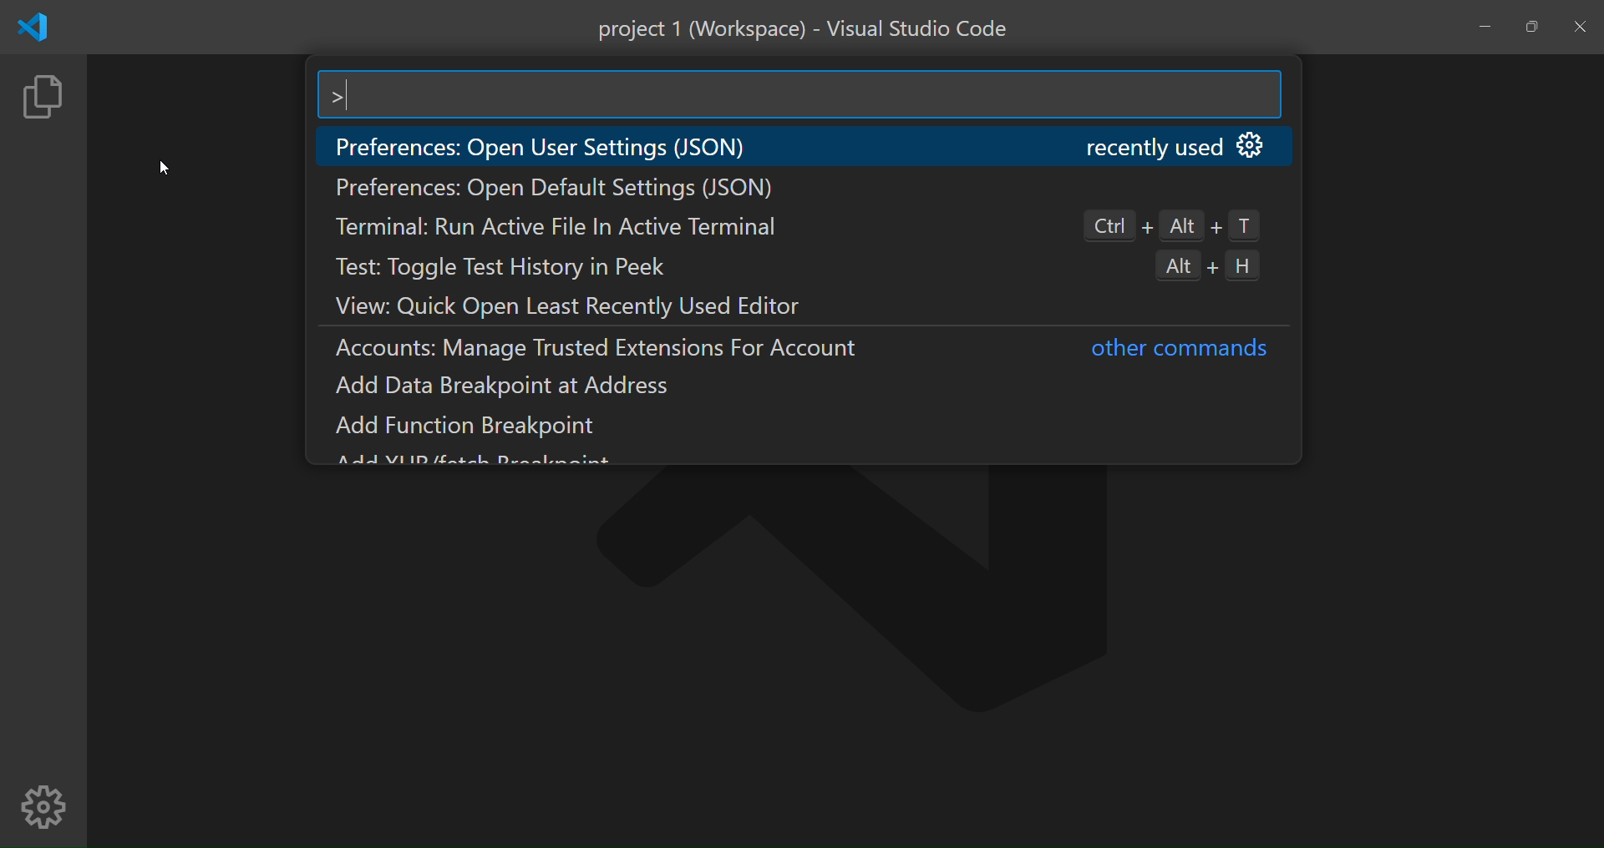 This screenshot has width=1604, height=848. What do you see at coordinates (1582, 28) in the screenshot?
I see `close` at bounding box center [1582, 28].